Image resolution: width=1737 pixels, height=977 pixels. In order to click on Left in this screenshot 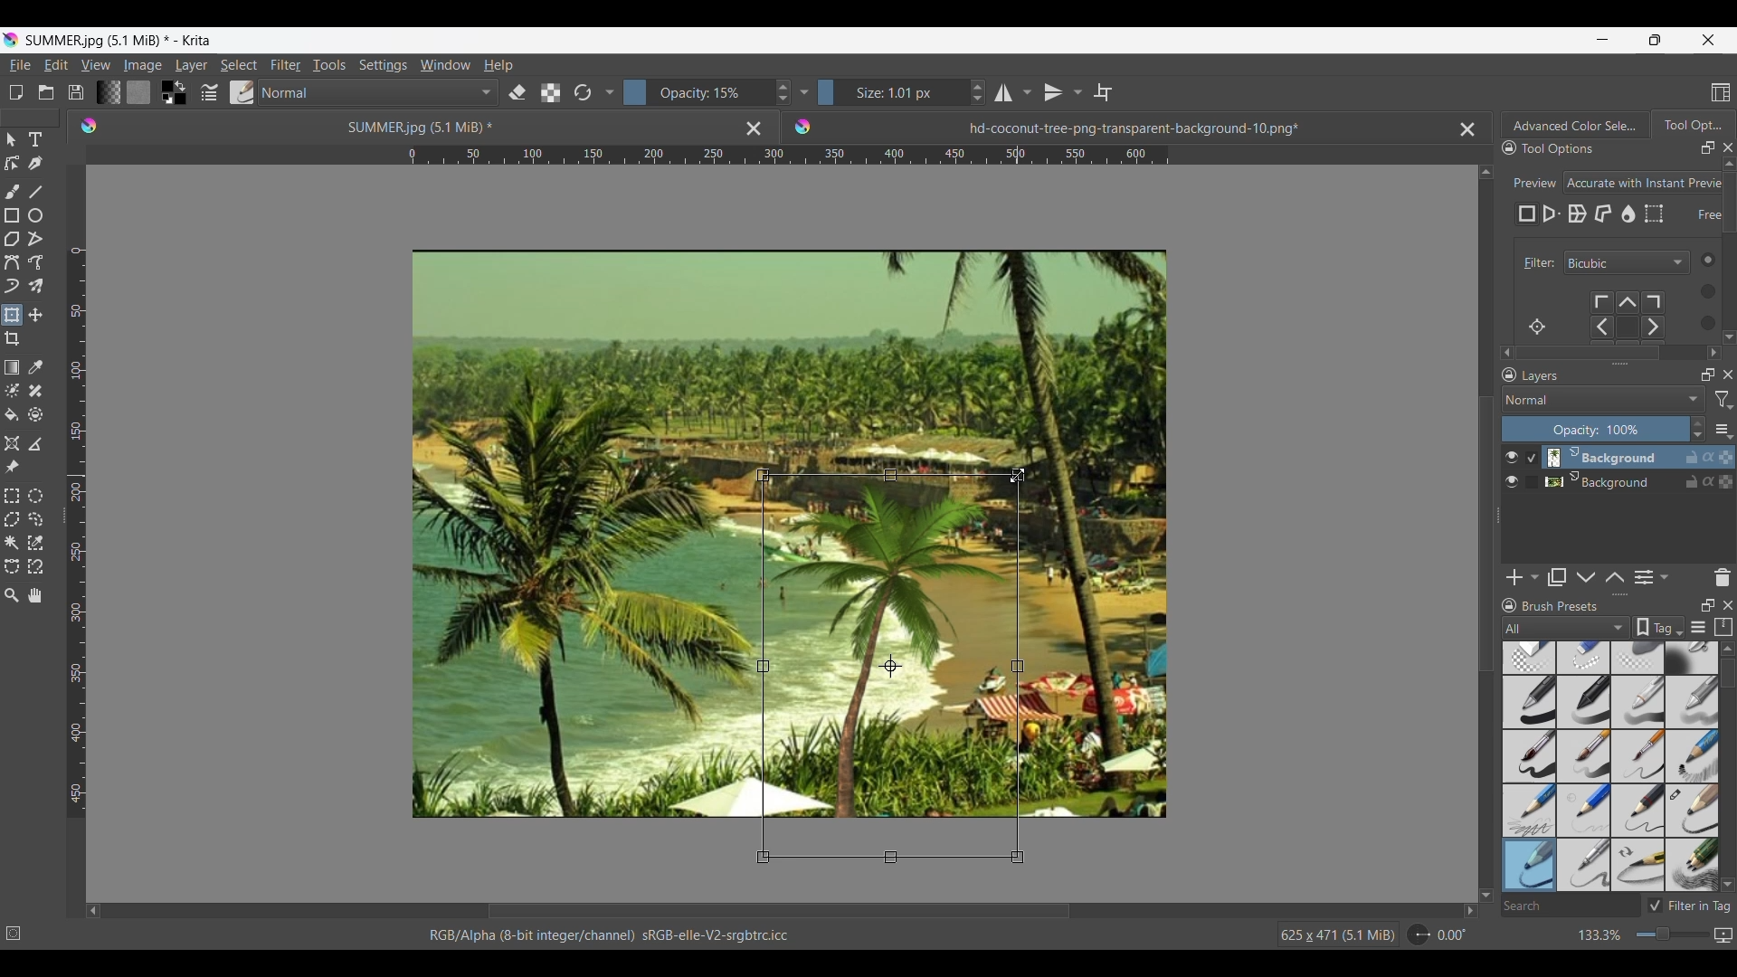, I will do `click(1502, 350)`.